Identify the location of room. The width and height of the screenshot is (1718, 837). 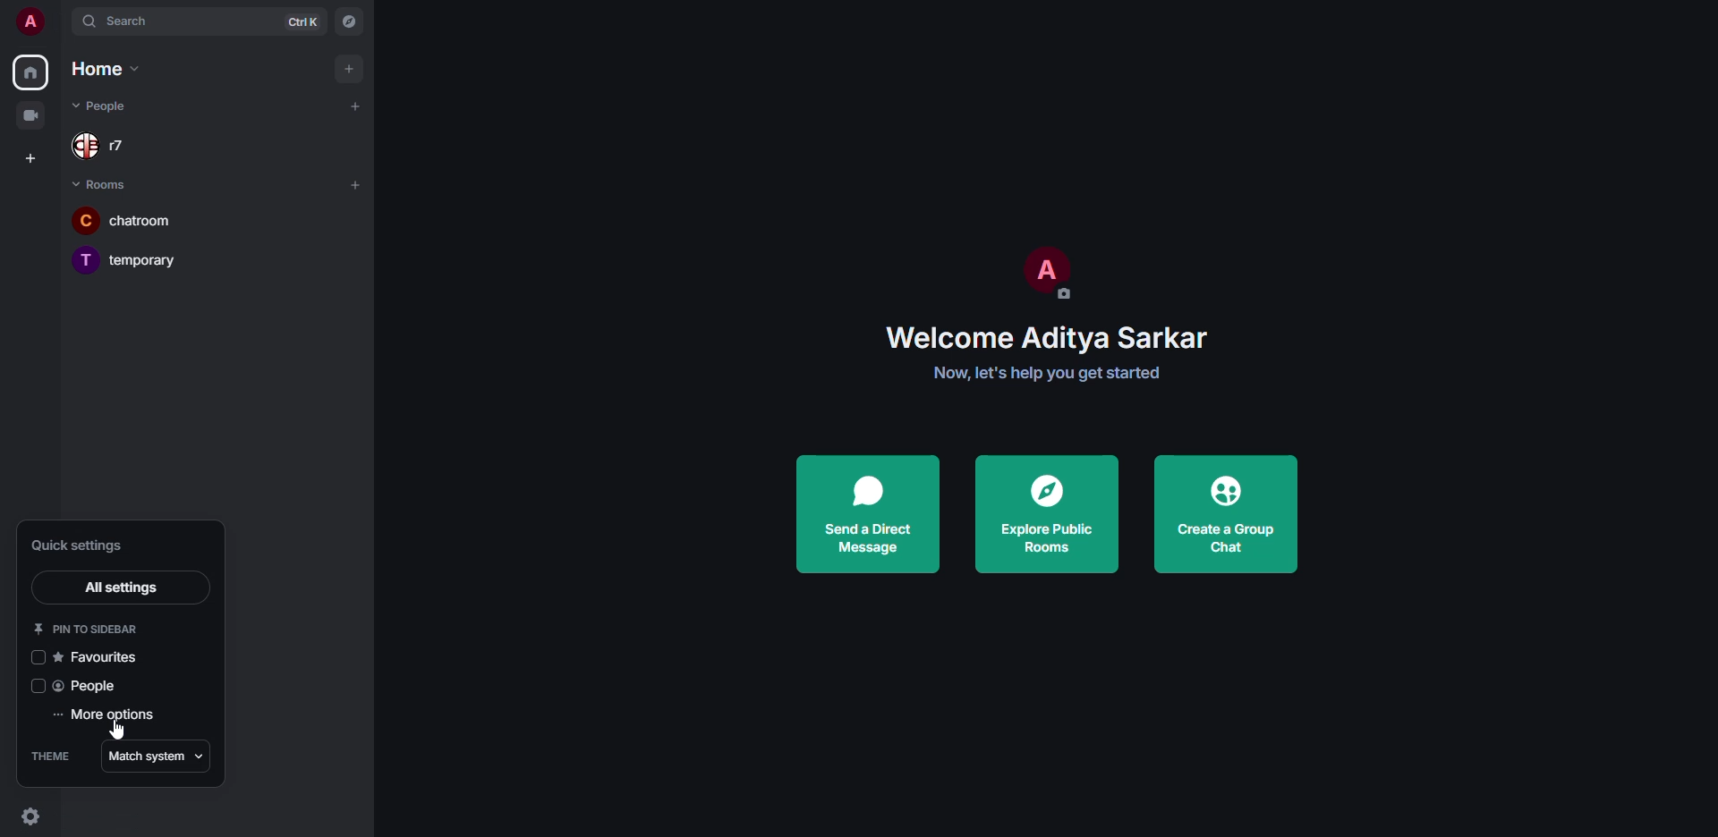
(137, 217).